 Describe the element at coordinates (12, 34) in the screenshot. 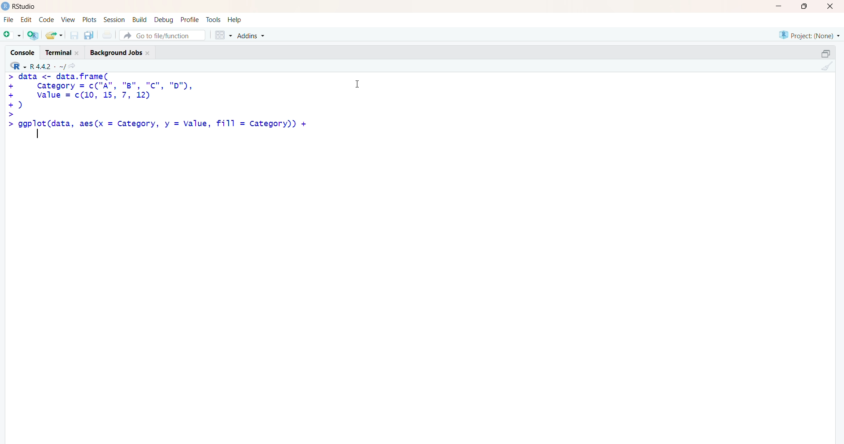

I see `new file` at that location.